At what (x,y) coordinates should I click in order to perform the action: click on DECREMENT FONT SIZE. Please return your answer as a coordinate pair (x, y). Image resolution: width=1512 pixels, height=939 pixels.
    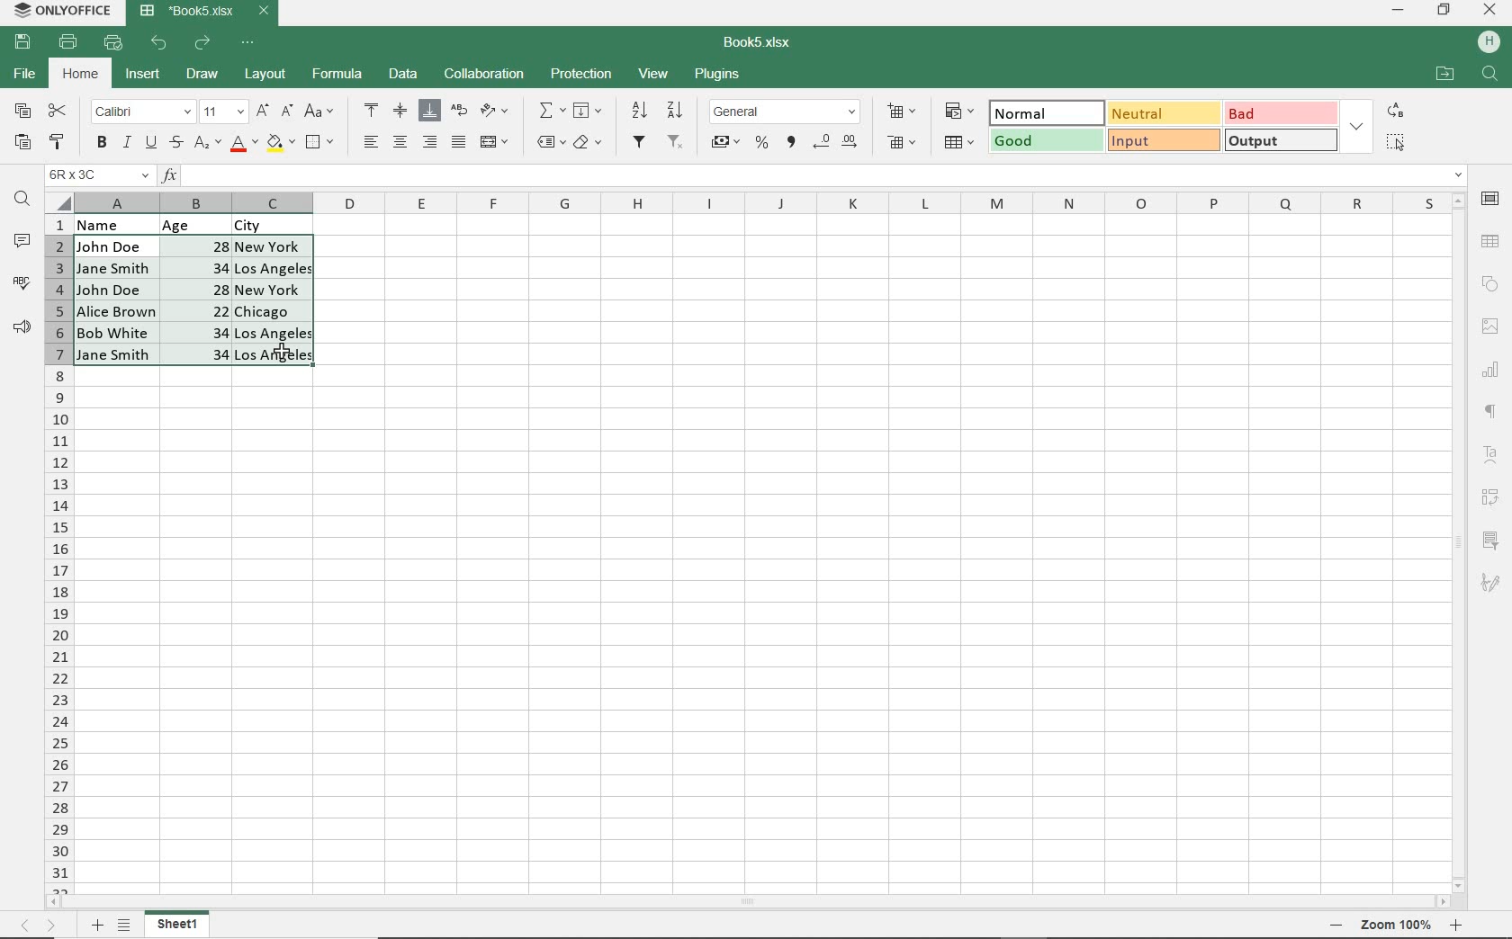
    Looking at the image, I should click on (287, 110).